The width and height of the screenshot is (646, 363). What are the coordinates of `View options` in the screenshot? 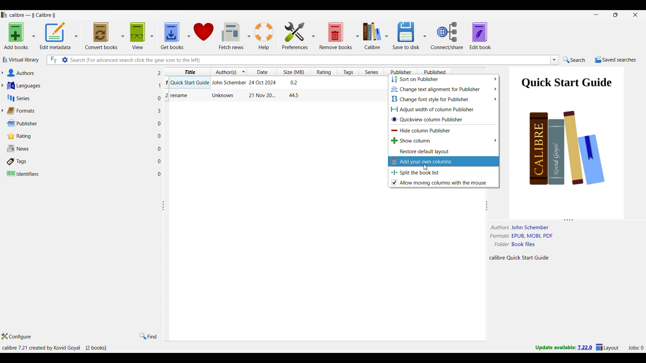 It's located at (141, 35).